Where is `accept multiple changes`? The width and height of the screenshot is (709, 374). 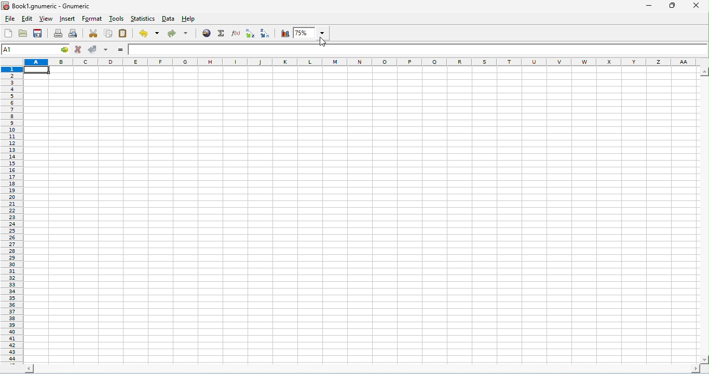 accept multiple changes is located at coordinates (106, 50).